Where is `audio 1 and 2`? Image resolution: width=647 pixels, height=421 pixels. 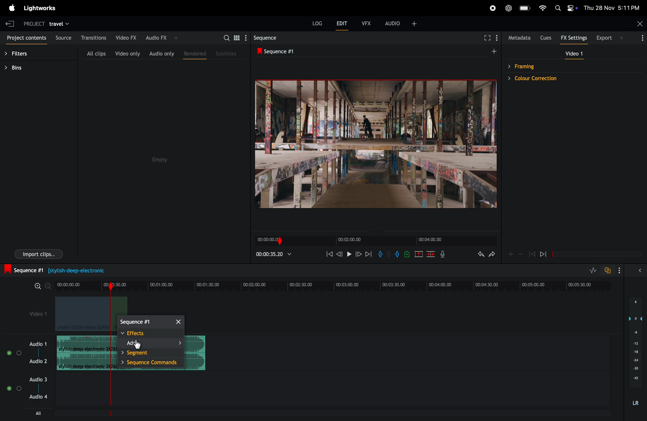
audio 1 and 2 is located at coordinates (38, 343).